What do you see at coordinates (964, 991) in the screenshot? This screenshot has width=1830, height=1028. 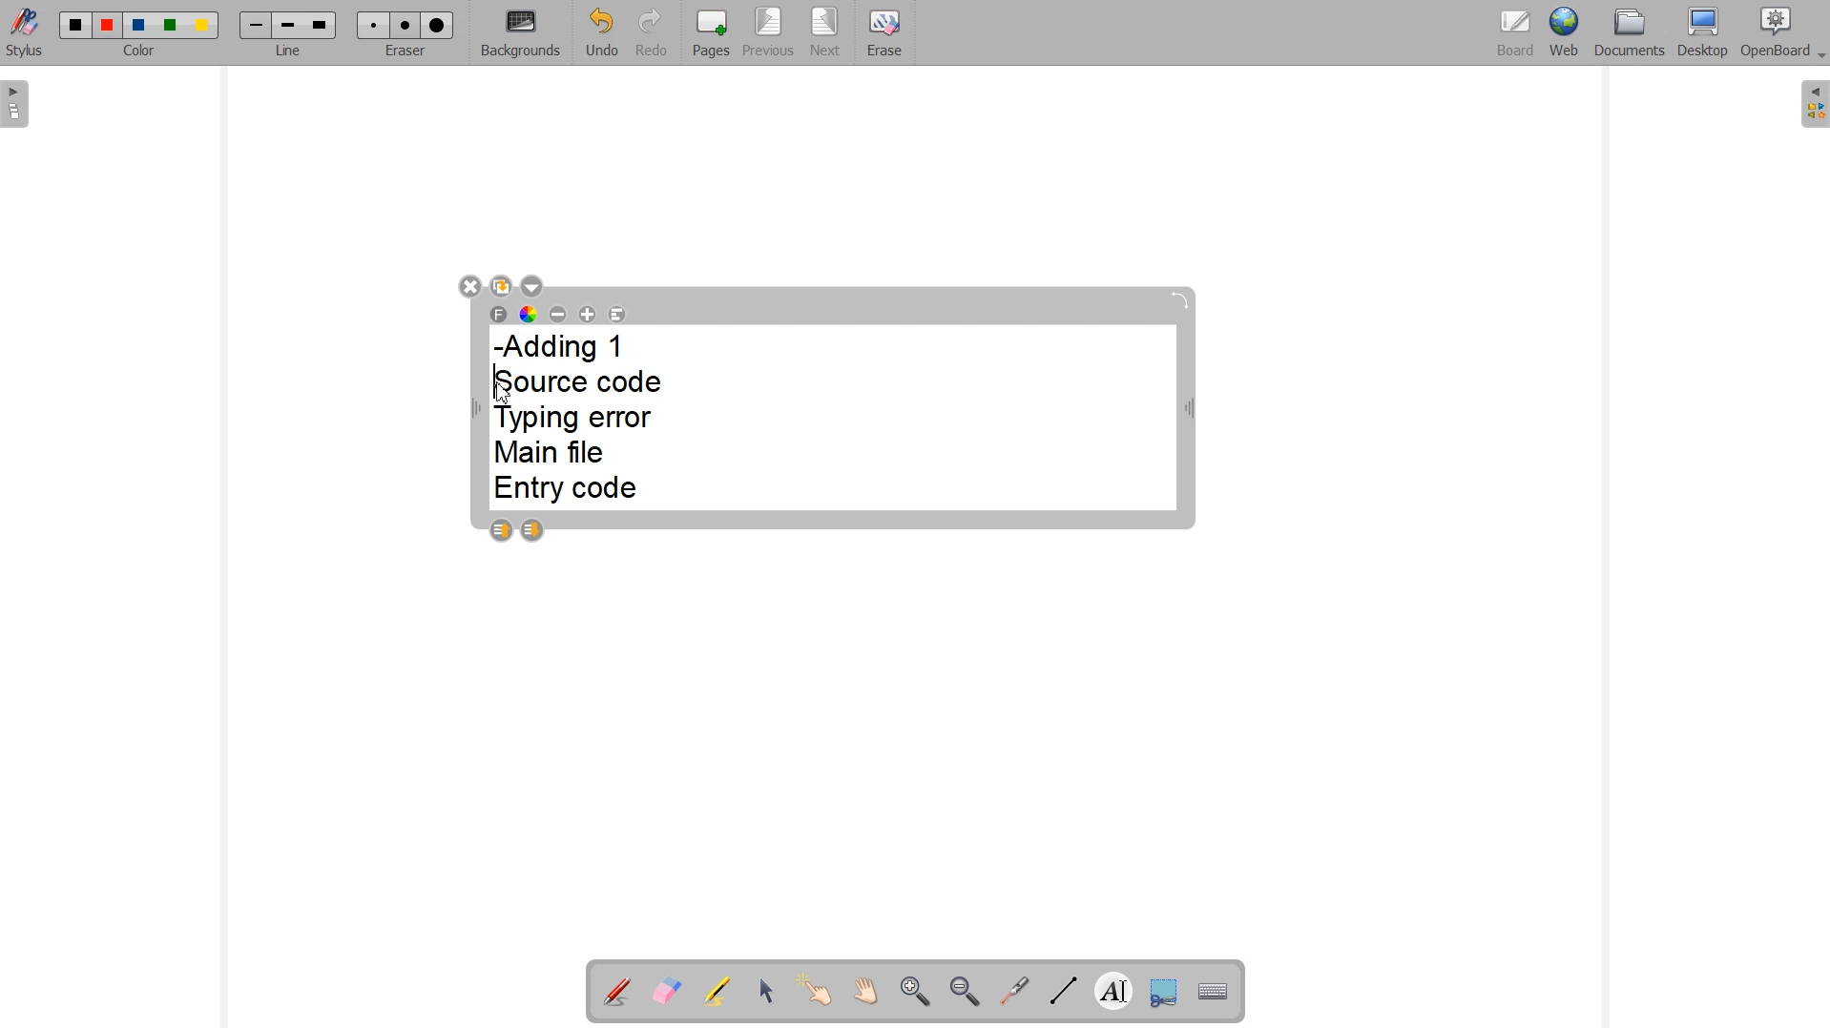 I see `Zoom out` at bounding box center [964, 991].